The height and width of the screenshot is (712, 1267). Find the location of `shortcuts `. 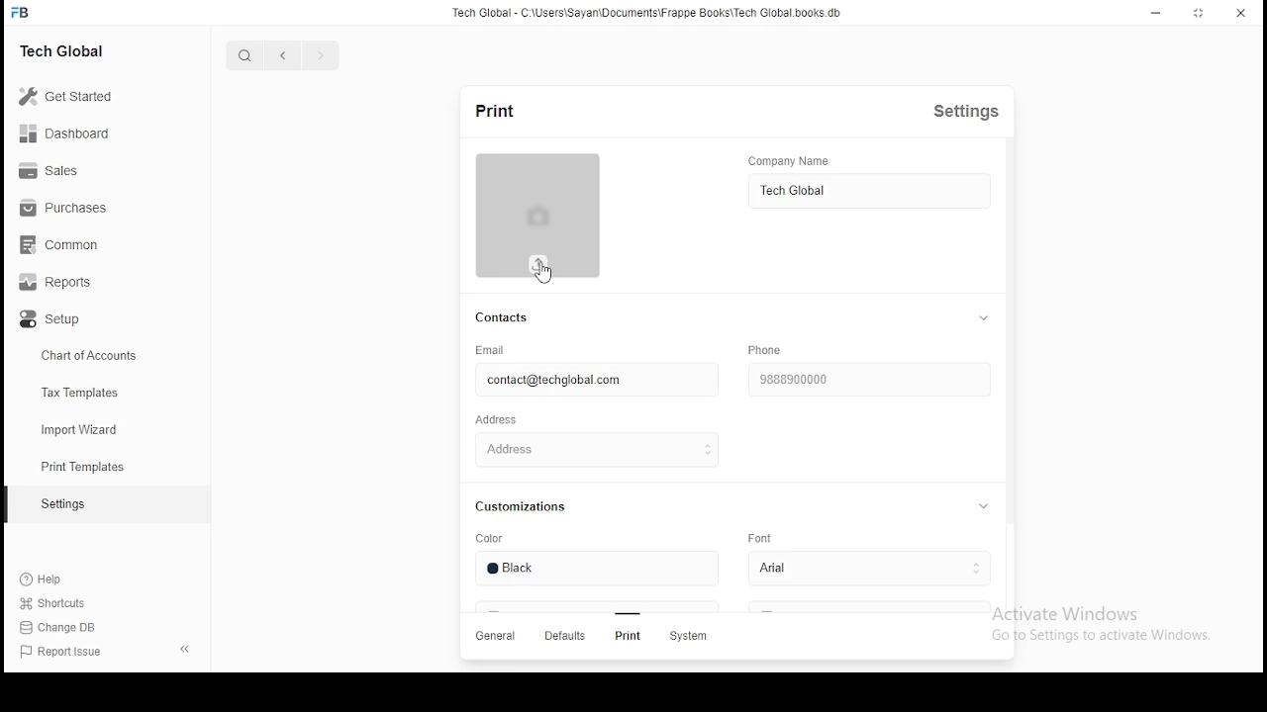

shortcuts  is located at coordinates (55, 606).